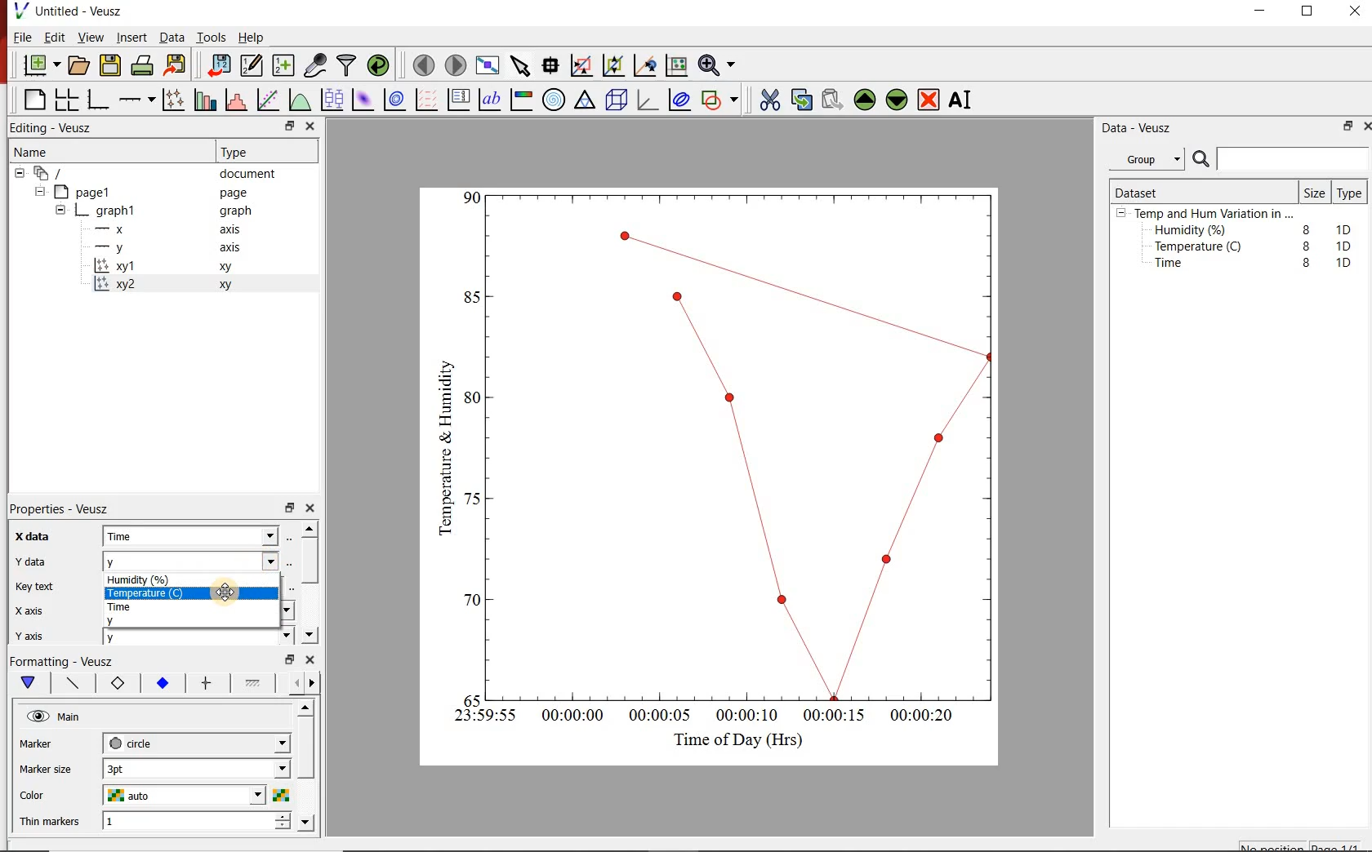 This screenshot has width=1372, height=852. I want to click on restore down, so click(279, 126).